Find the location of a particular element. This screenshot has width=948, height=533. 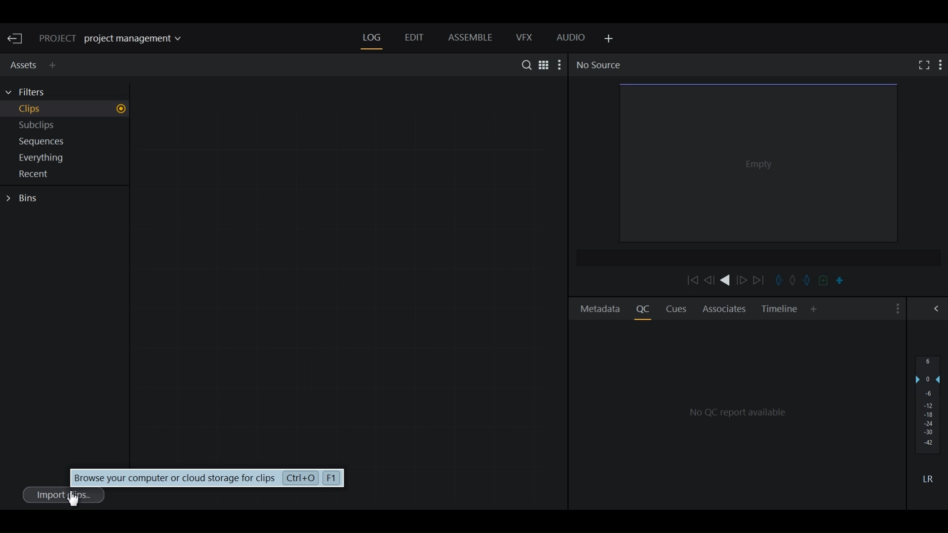

Search in assets and Bins is located at coordinates (524, 65).